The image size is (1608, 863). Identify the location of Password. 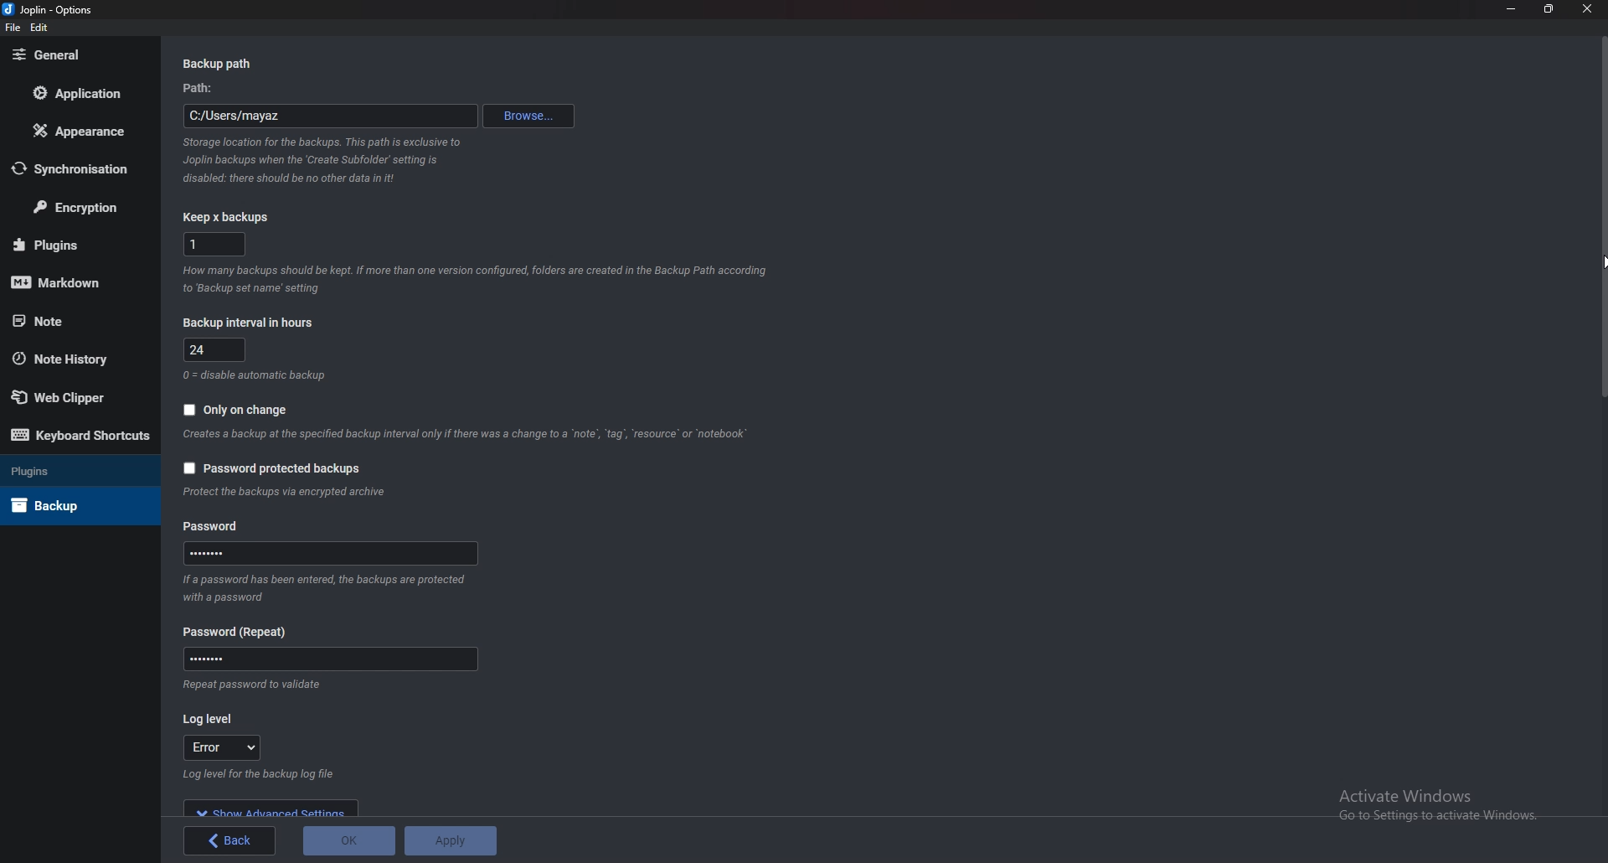
(333, 553).